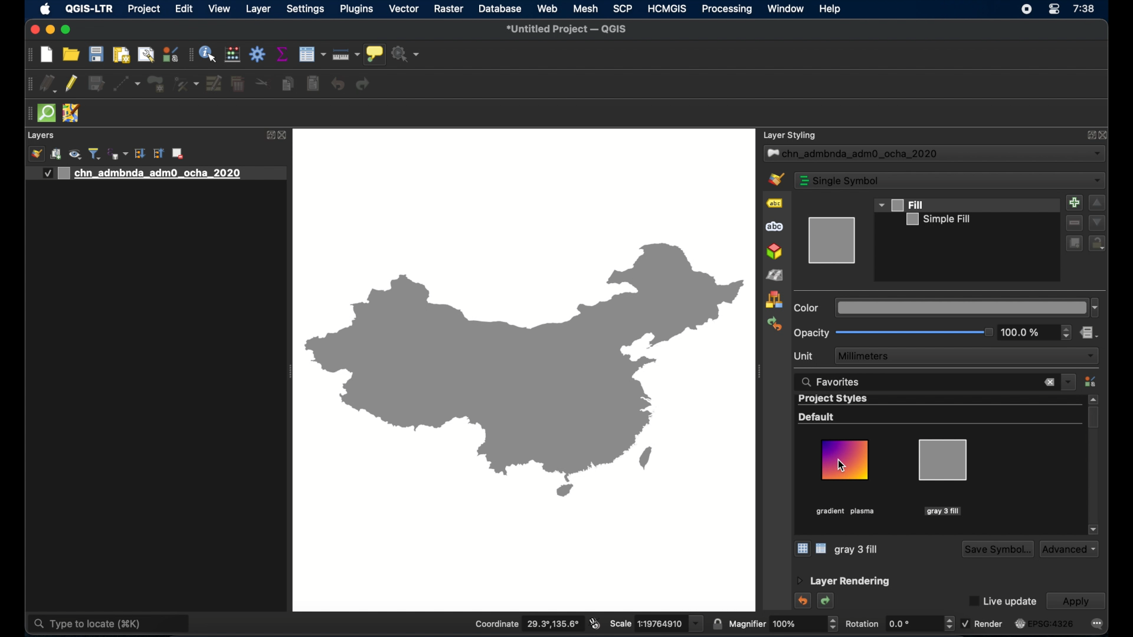 This screenshot has height=637, width=1133. Describe the element at coordinates (1088, 136) in the screenshot. I see `maximize` at that location.